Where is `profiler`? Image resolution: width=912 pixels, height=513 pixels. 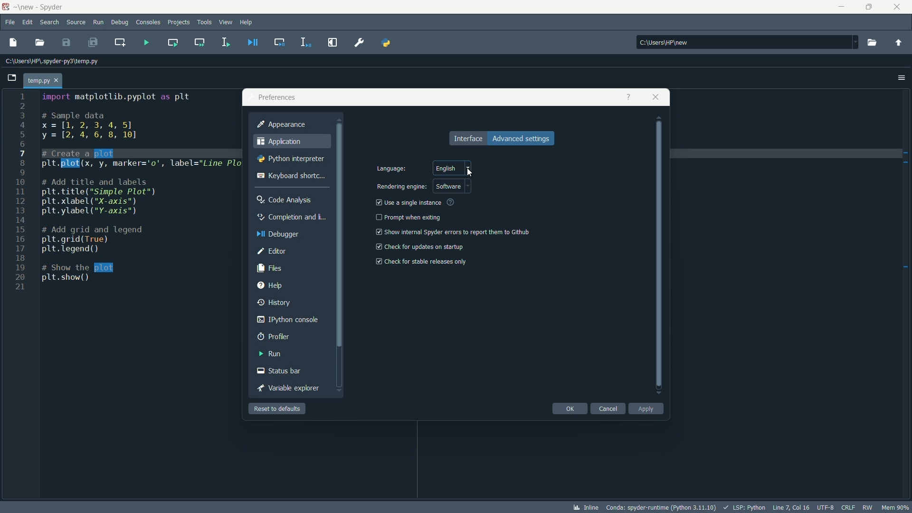
profiler is located at coordinates (274, 336).